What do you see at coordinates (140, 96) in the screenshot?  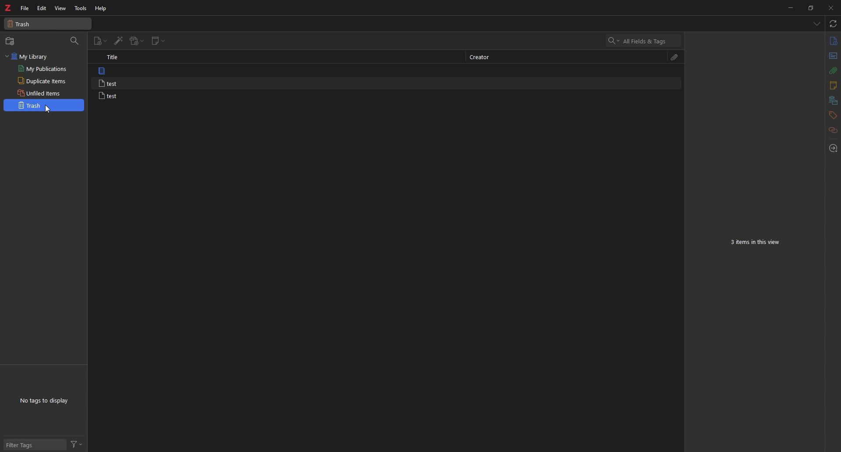 I see `note` at bounding box center [140, 96].